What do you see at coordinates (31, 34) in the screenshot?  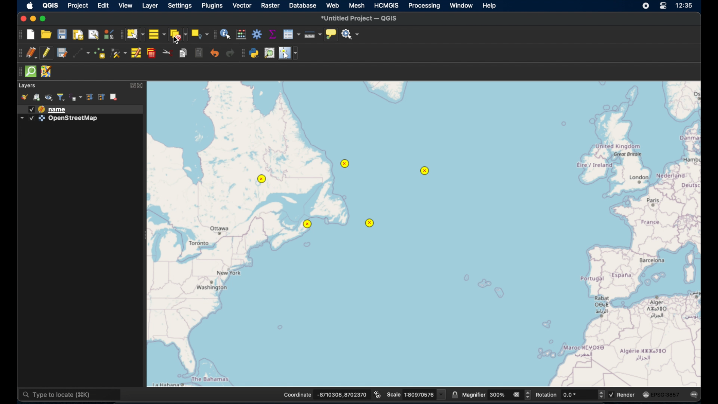 I see `create new` at bounding box center [31, 34].